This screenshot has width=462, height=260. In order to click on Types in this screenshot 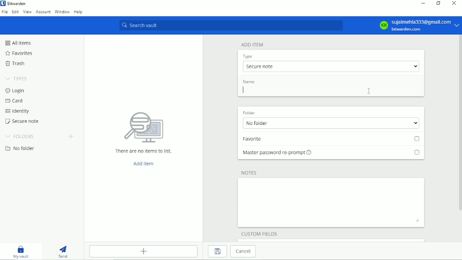, I will do `click(17, 78)`.